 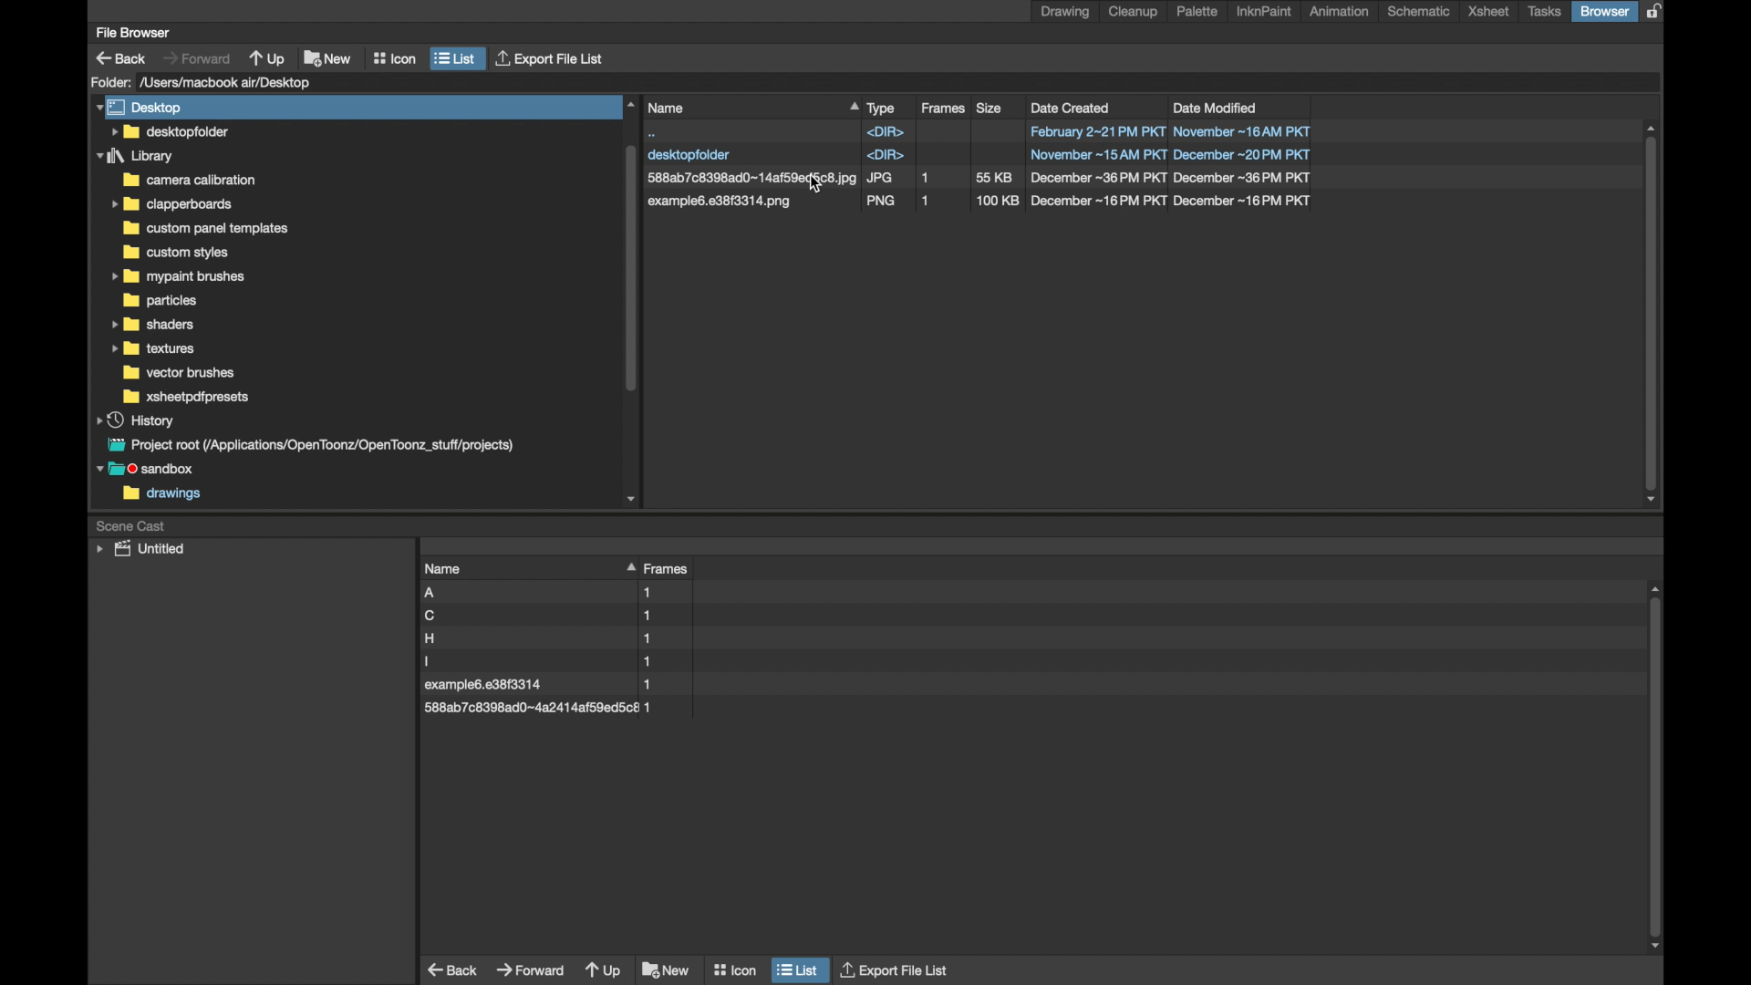 I want to click on file, so click(x=545, y=686).